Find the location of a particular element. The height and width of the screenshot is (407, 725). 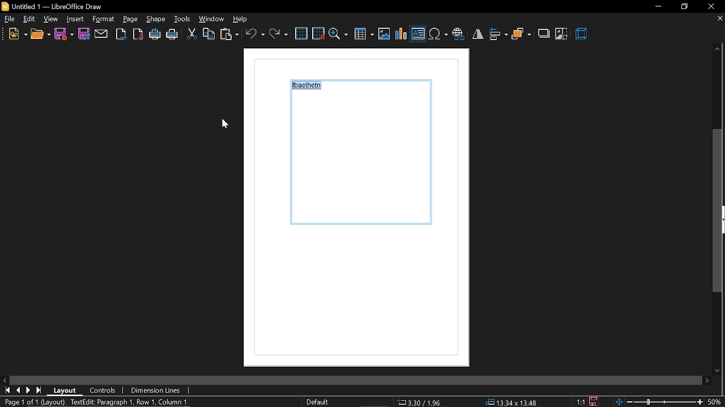

3d effect is located at coordinates (582, 34).